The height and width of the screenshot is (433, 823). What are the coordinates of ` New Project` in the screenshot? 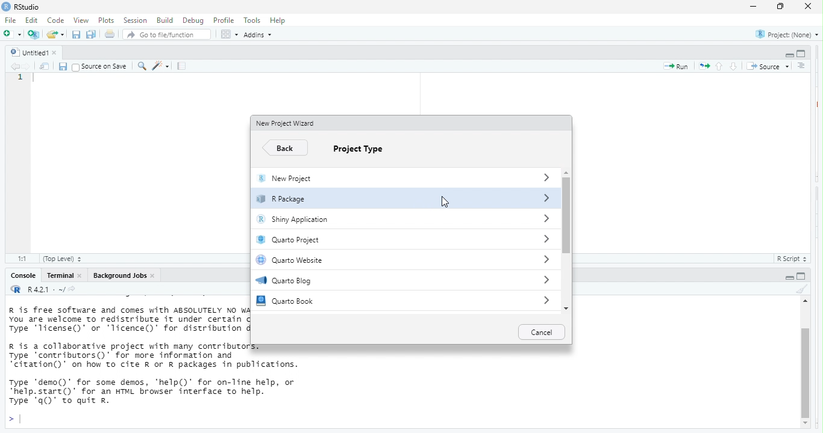 It's located at (380, 180).